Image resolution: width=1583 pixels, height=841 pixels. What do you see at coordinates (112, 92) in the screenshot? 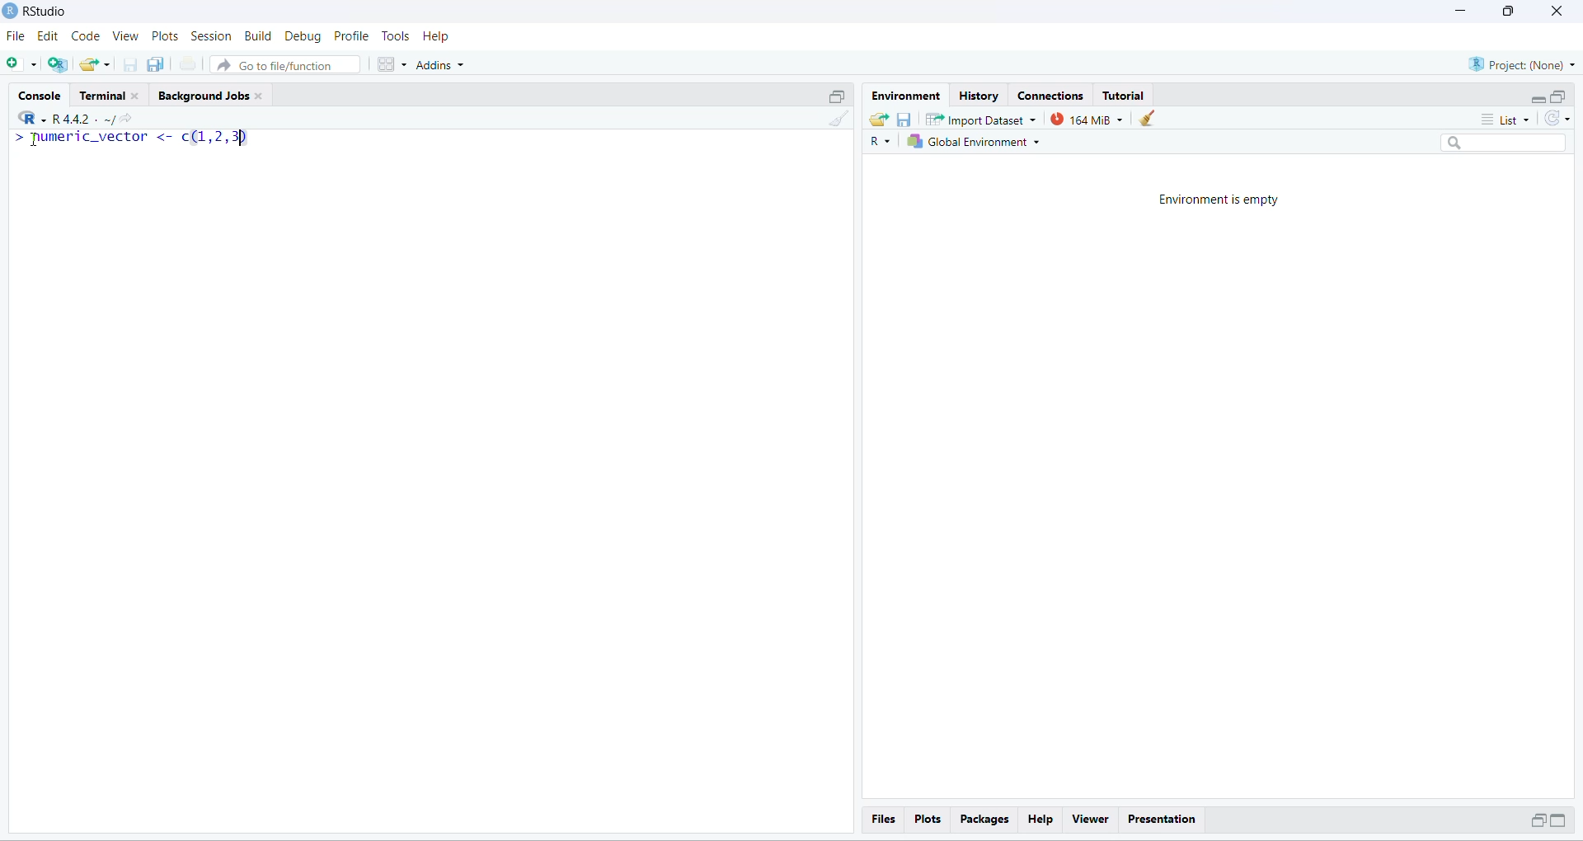
I see `Terminal` at bounding box center [112, 92].